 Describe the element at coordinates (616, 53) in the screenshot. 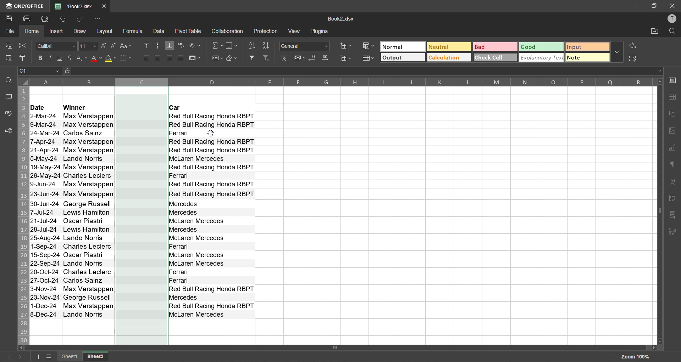

I see `more options` at that location.